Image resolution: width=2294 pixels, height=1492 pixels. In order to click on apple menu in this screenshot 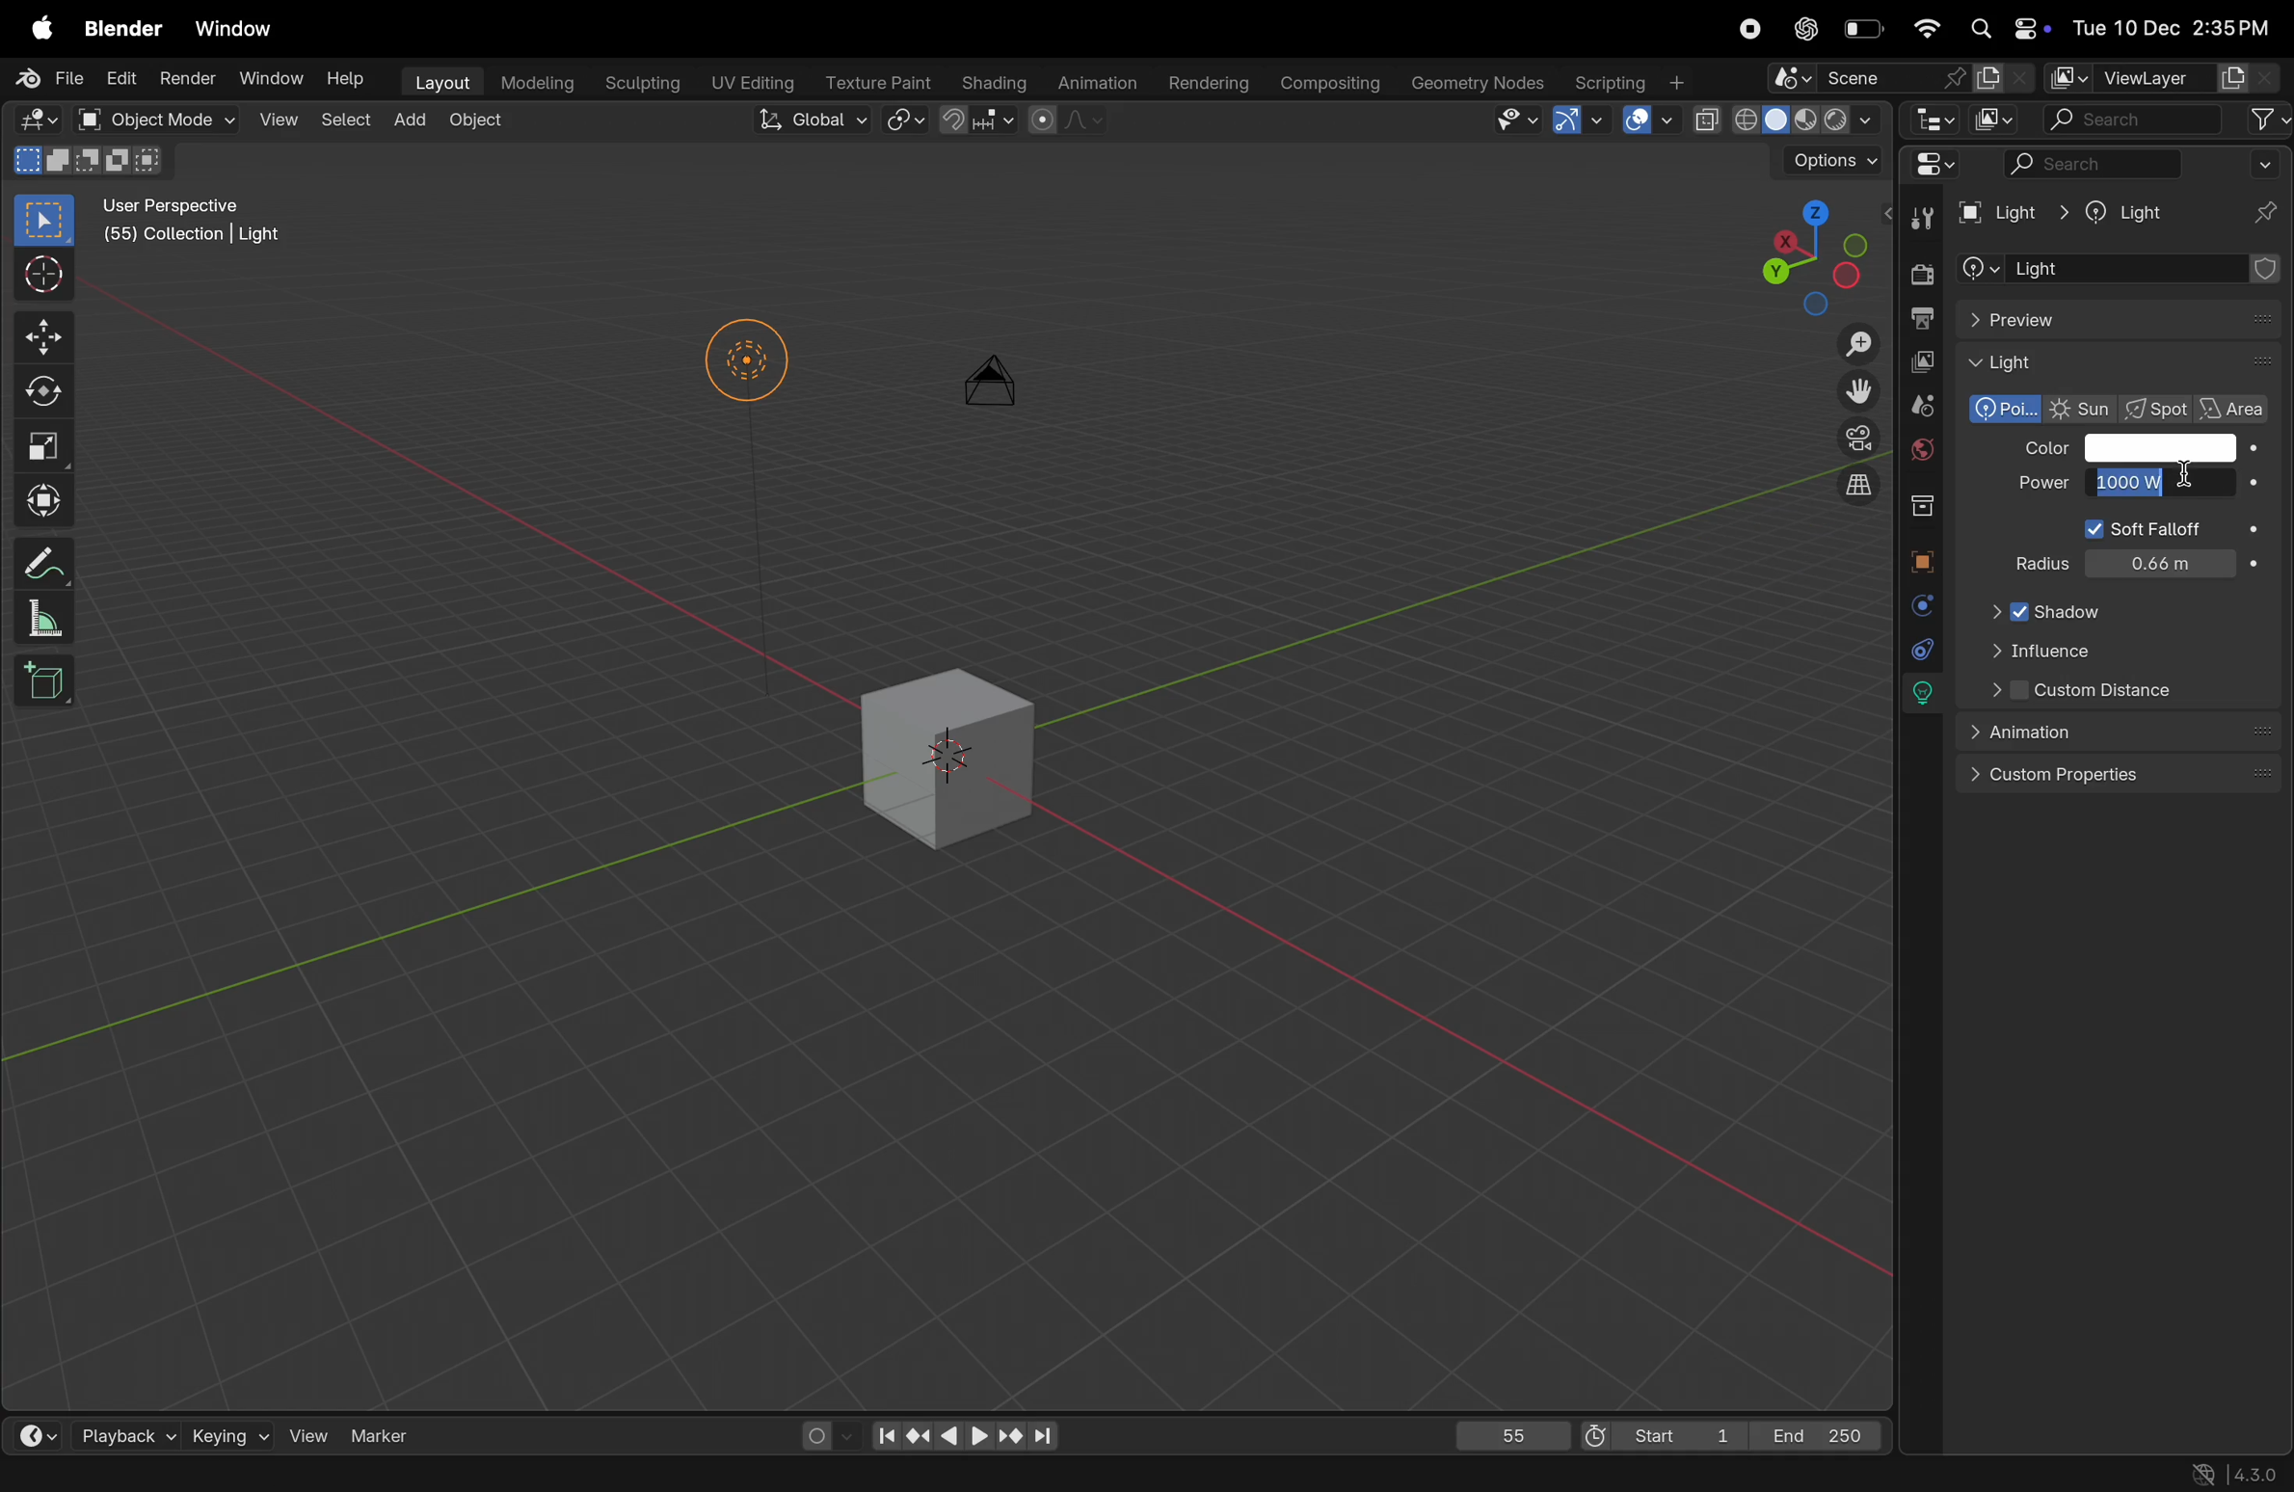, I will do `click(35, 26)`.